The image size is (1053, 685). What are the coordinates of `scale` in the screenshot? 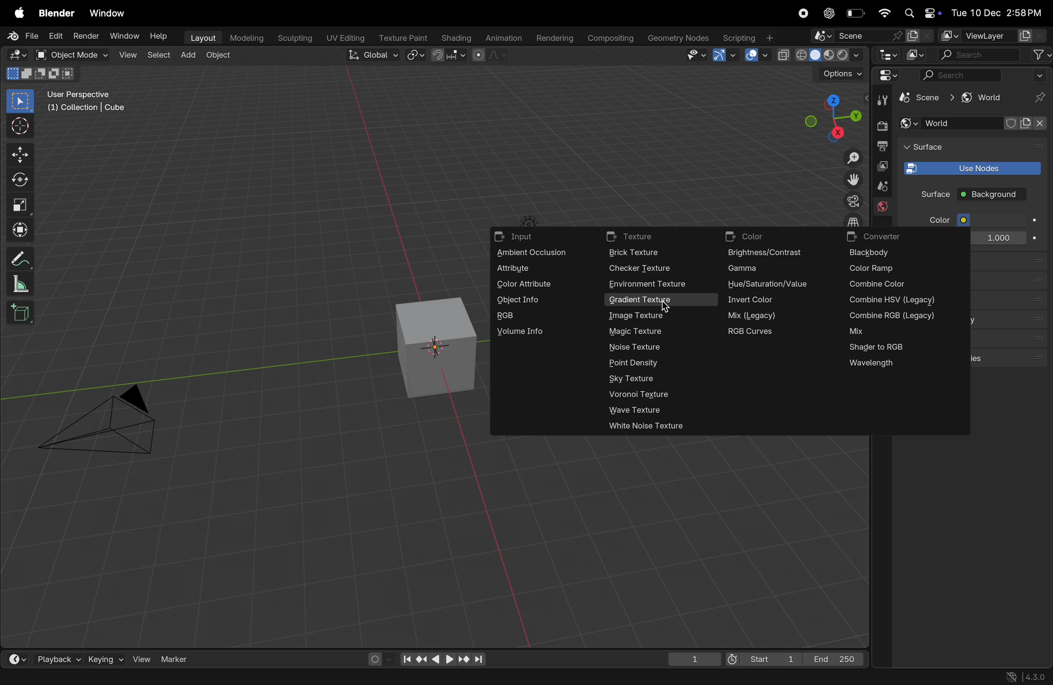 It's located at (21, 204).